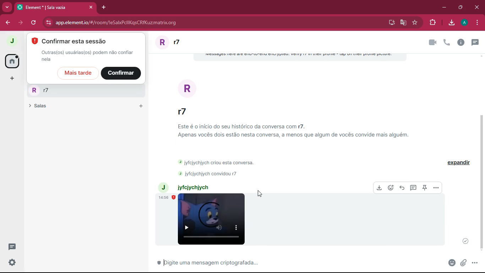  What do you see at coordinates (425, 188) in the screenshot?
I see `pin` at bounding box center [425, 188].